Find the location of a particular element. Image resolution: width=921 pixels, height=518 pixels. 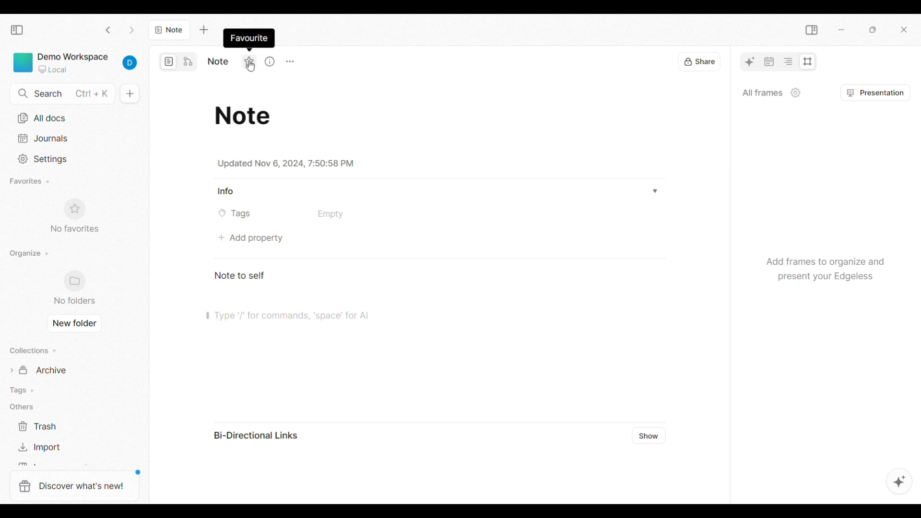

All frame settings is located at coordinates (796, 93).